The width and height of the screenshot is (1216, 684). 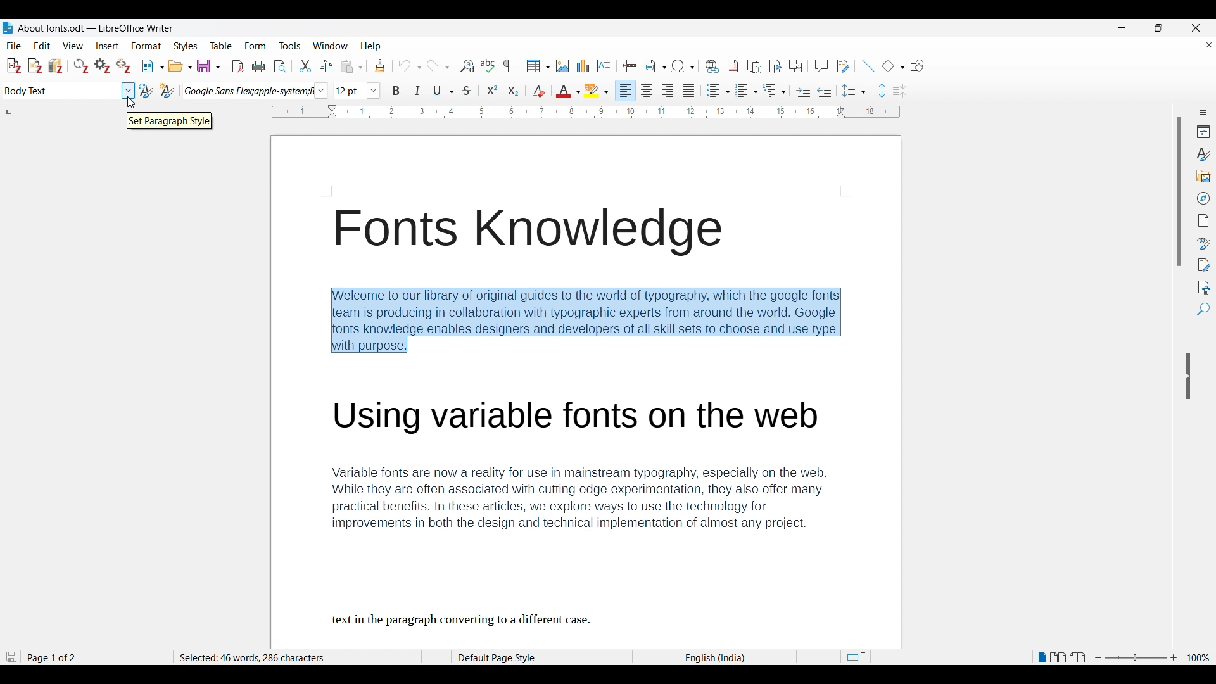 I want to click on Current zoom factor, so click(x=1199, y=657).